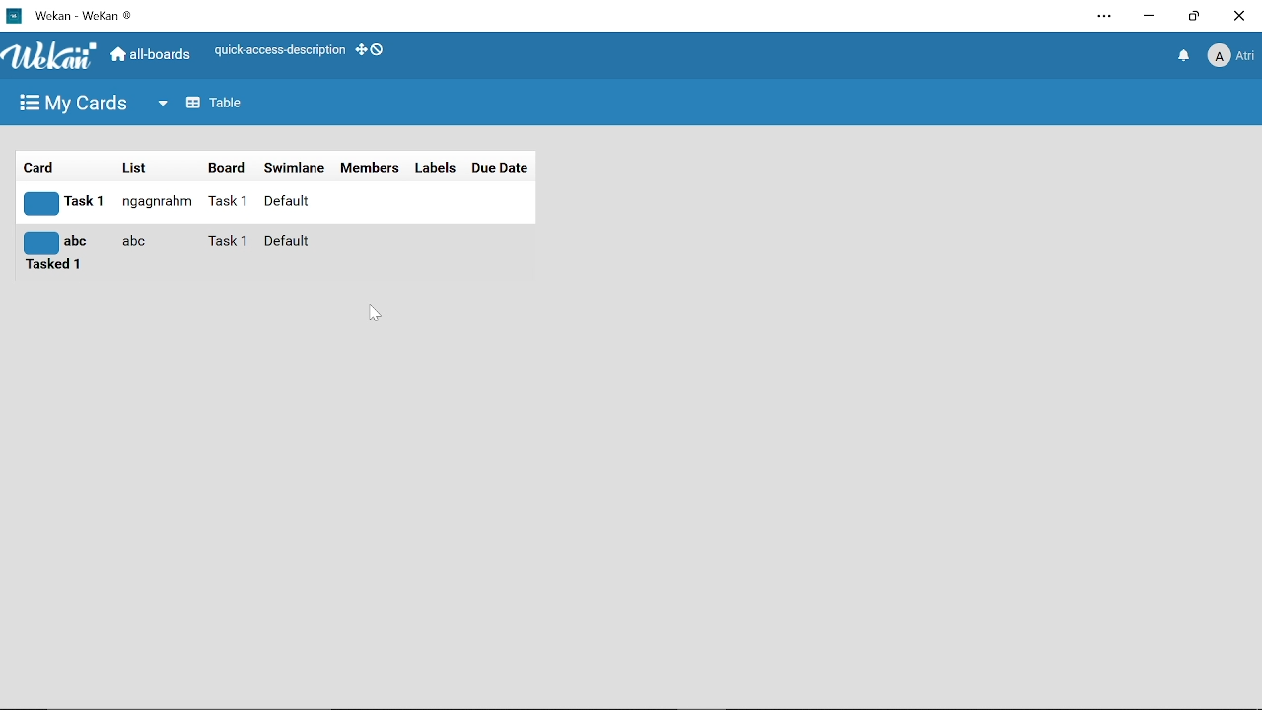 The width and height of the screenshot is (1262, 710). I want to click on Table, so click(217, 102).